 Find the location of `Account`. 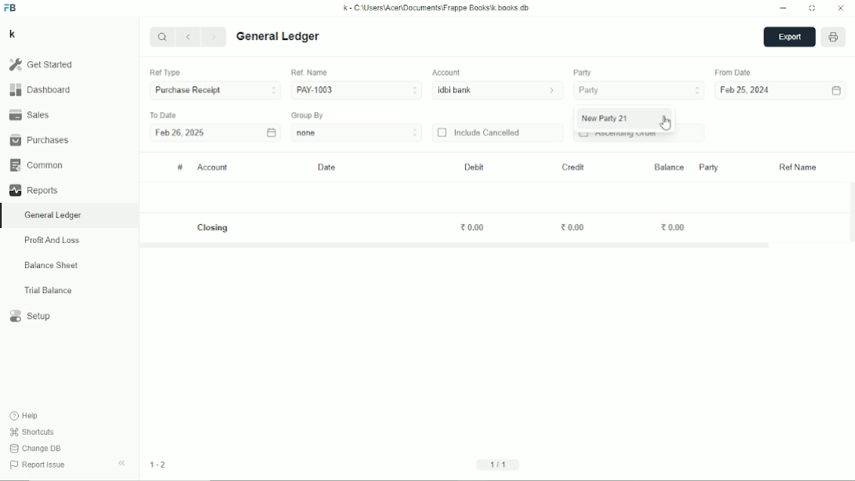

Account is located at coordinates (213, 168).